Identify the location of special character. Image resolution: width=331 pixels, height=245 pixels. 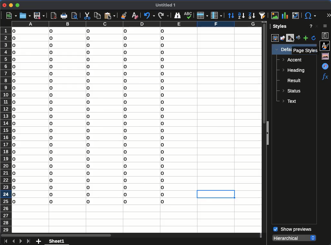
(310, 16).